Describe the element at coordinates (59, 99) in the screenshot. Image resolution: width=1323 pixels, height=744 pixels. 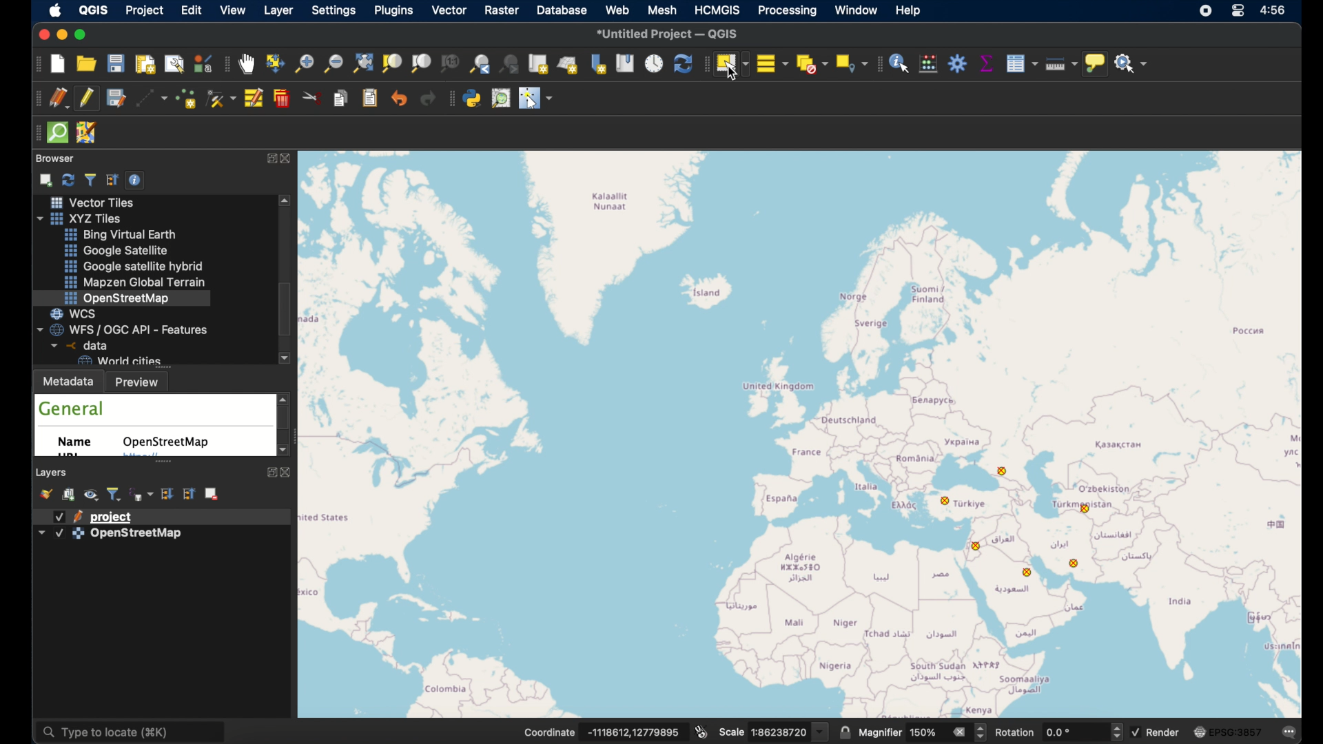
I see `current edits` at that location.